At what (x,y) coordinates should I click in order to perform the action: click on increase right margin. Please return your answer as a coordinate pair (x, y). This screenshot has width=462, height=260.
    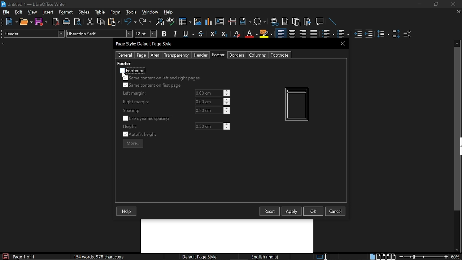
    Looking at the image, I should click on (227, 100).